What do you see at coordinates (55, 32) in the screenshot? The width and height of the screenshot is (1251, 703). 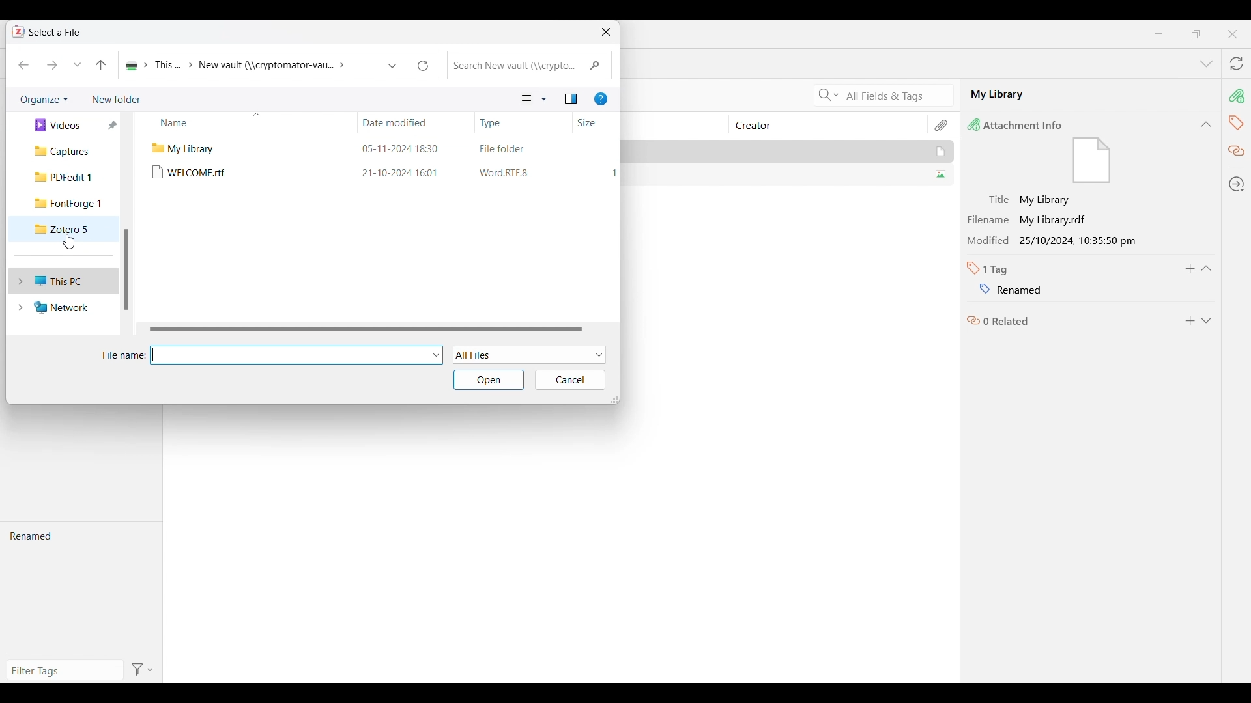 I see `Select a File` at bounding box center [55, 32].